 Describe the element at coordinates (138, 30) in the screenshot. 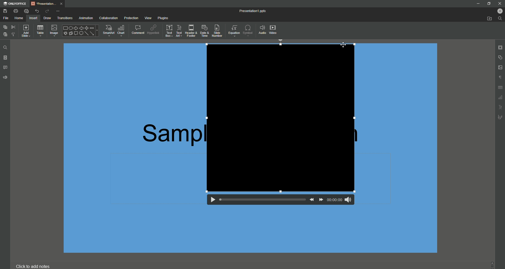

I see `Comment` at that location.